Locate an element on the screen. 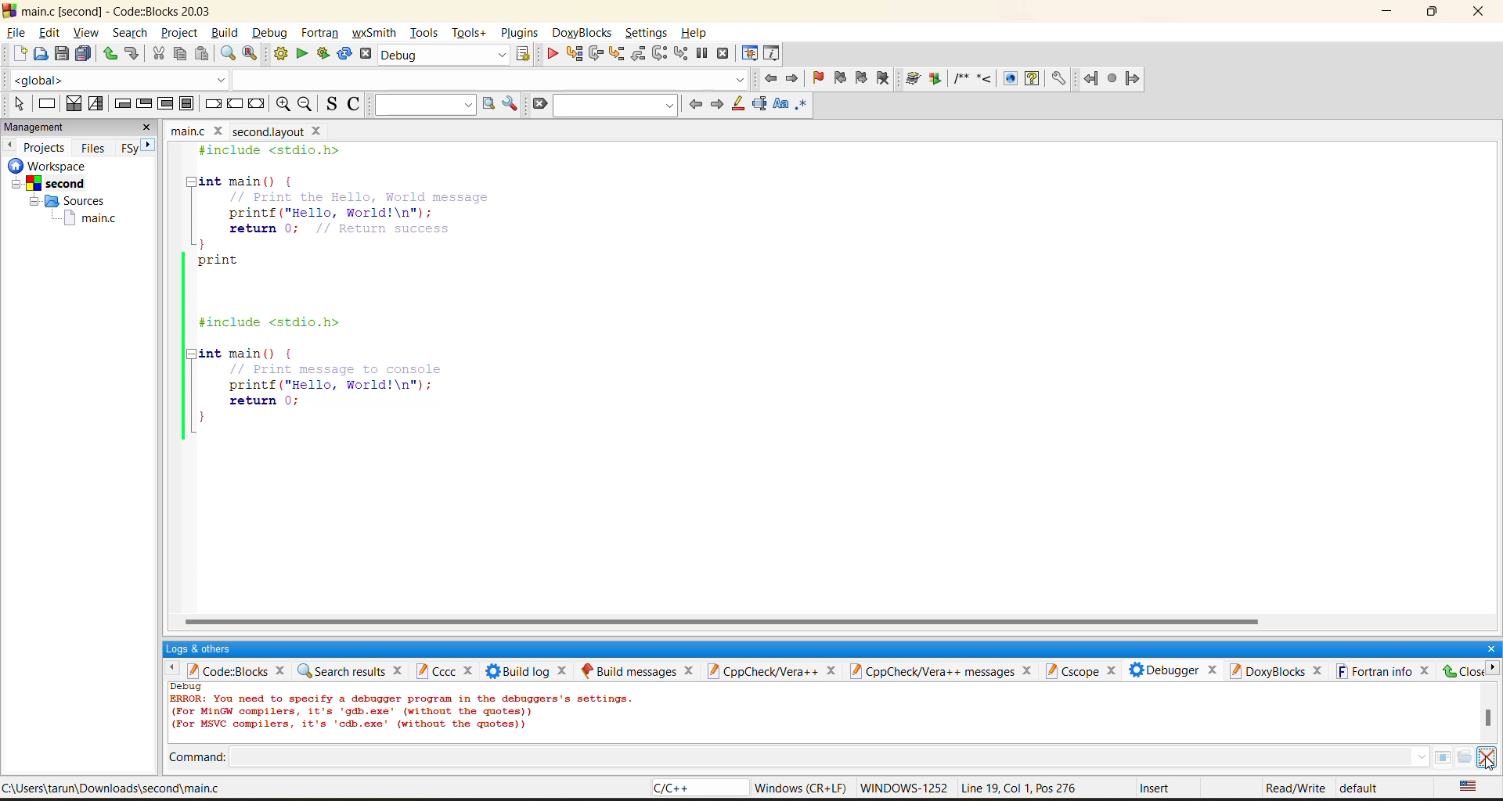  run search is located at coordinates (484, 103).